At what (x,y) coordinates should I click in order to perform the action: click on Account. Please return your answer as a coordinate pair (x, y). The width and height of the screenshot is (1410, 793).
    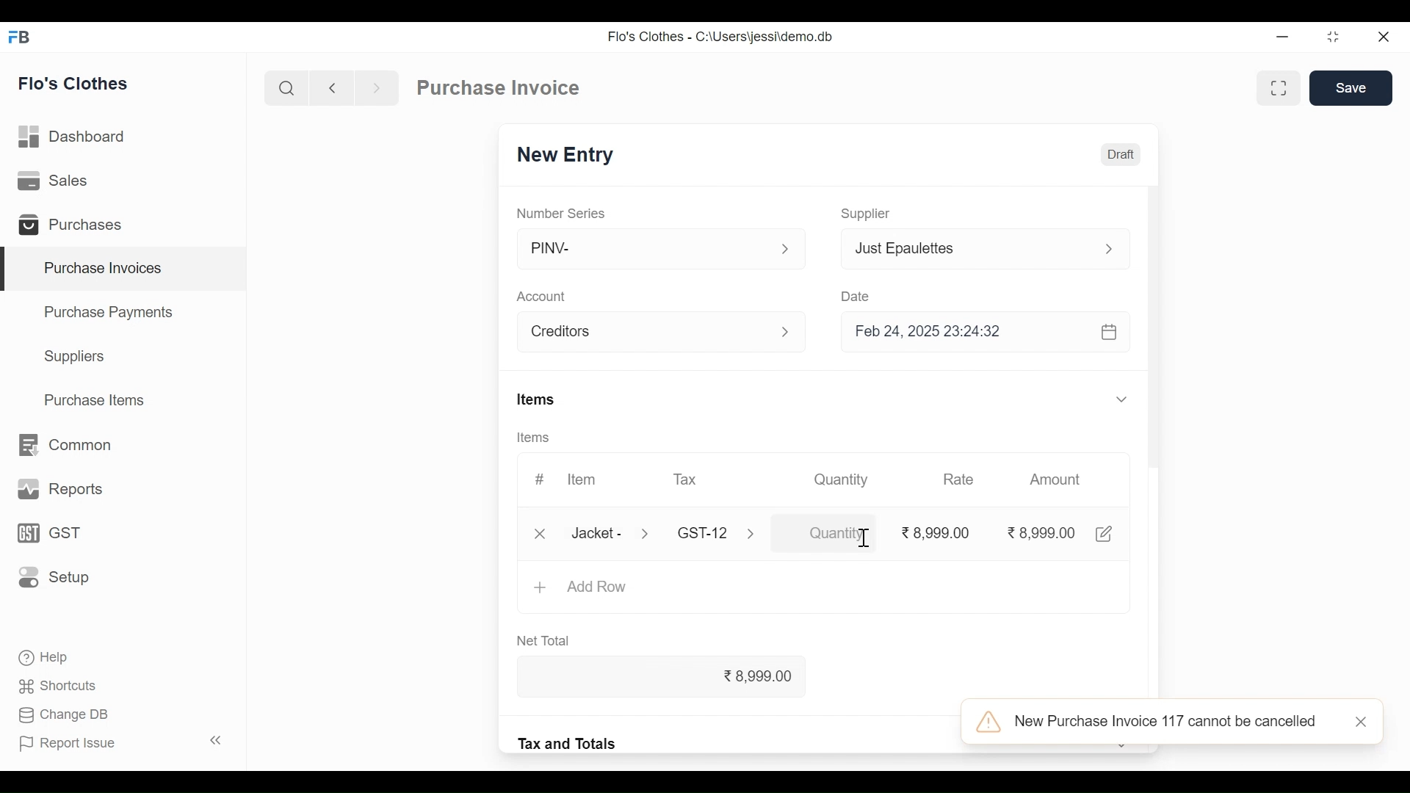
    Looking at the image, I should click on (543, 297).